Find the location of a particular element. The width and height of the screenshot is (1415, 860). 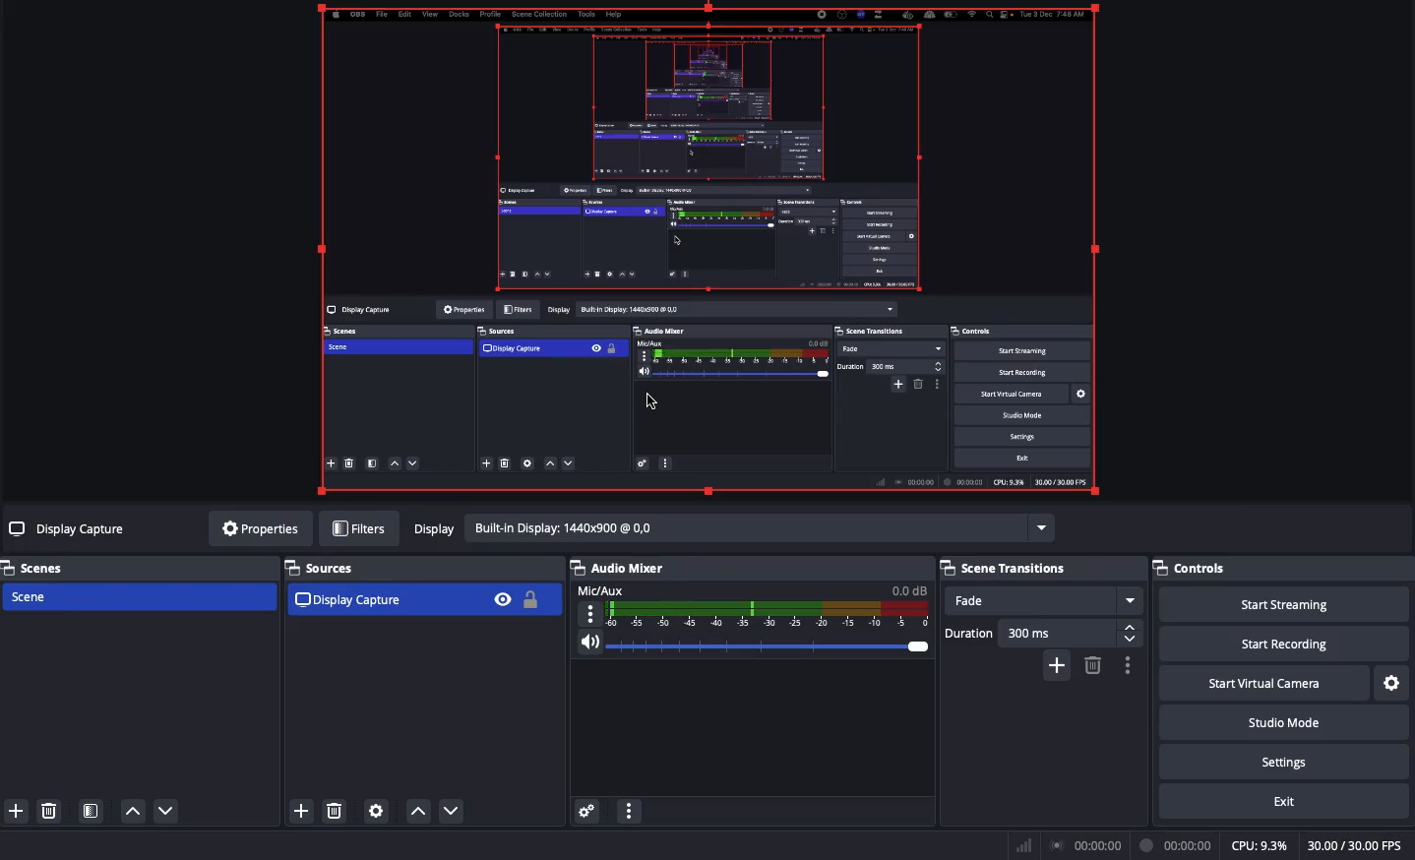

Settings is located at coordinates (1282, 762).